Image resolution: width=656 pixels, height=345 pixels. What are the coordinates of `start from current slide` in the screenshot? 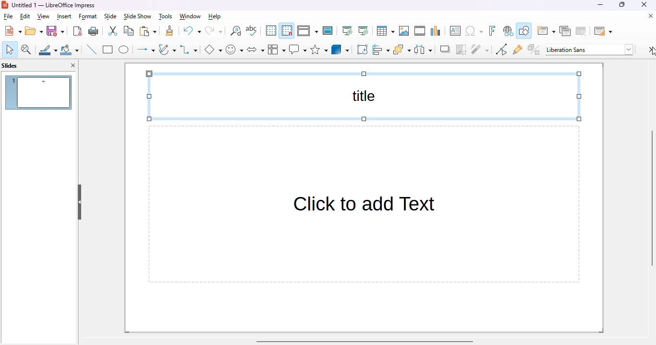 It's located at (364, 31).